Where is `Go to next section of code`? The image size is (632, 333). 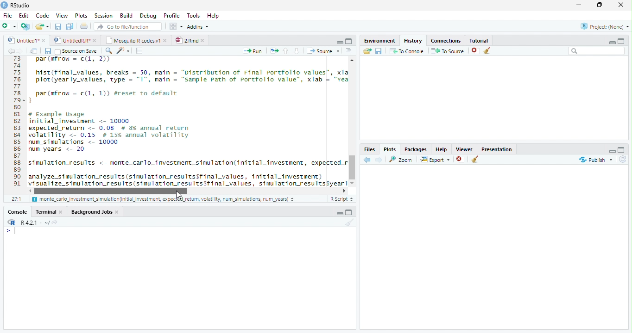
Go to next section of code is located at coordinates (297, 51).